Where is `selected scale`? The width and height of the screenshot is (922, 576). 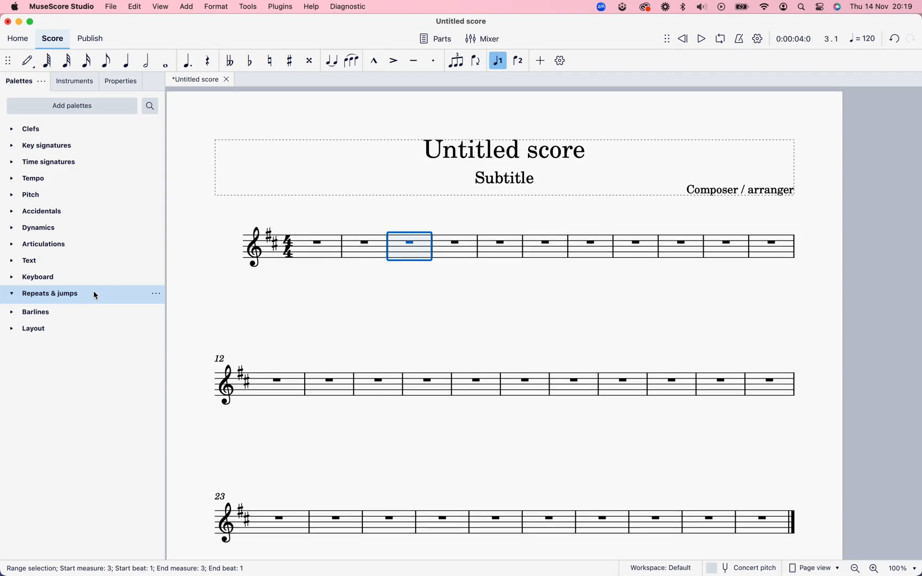
selected scale is located at coordinates (412, 246).